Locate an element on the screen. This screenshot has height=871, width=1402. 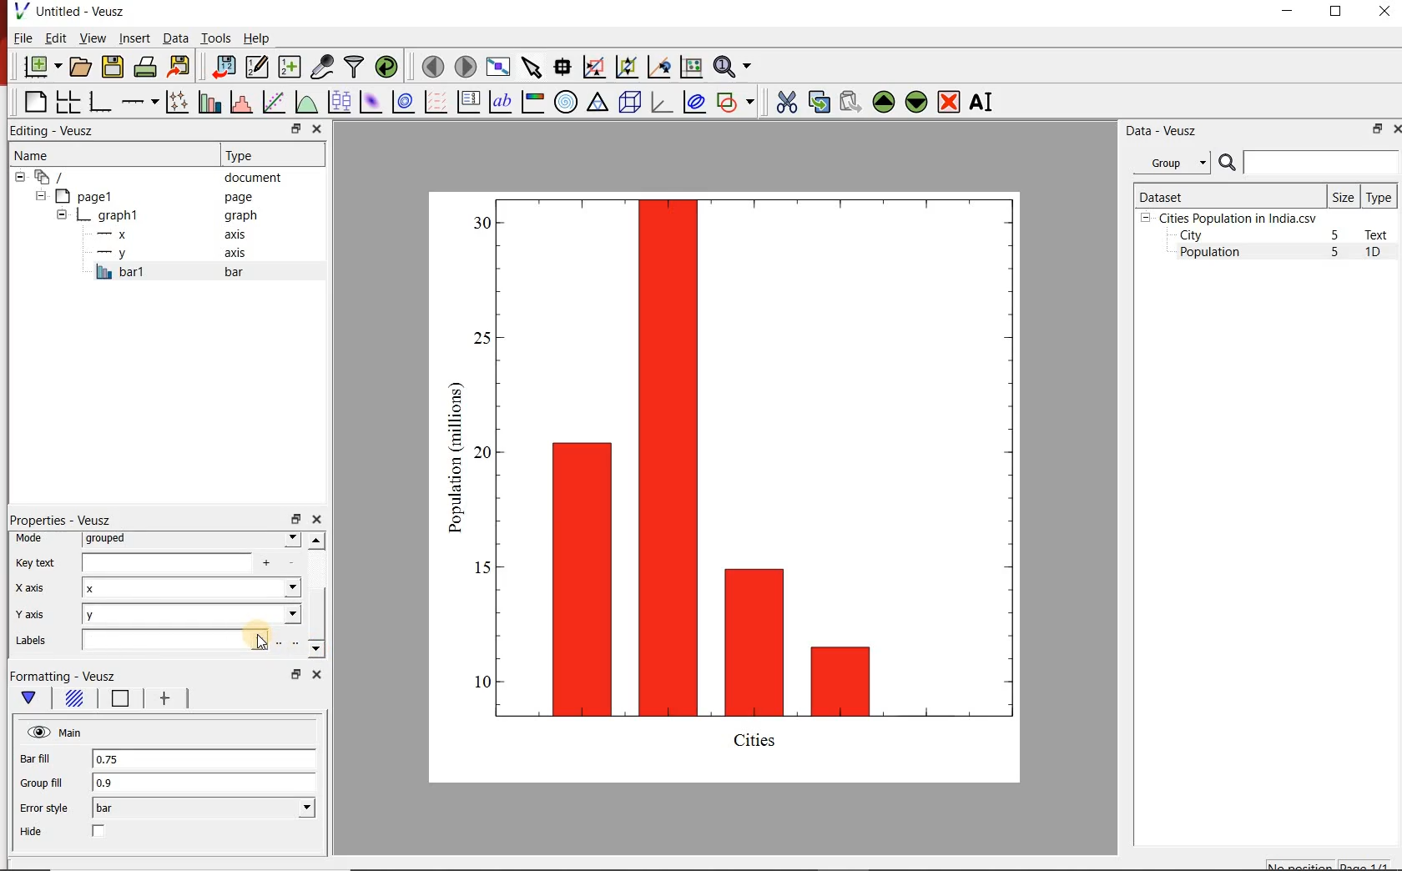
plot covariance ellipses is located at coordinates (694, 103).